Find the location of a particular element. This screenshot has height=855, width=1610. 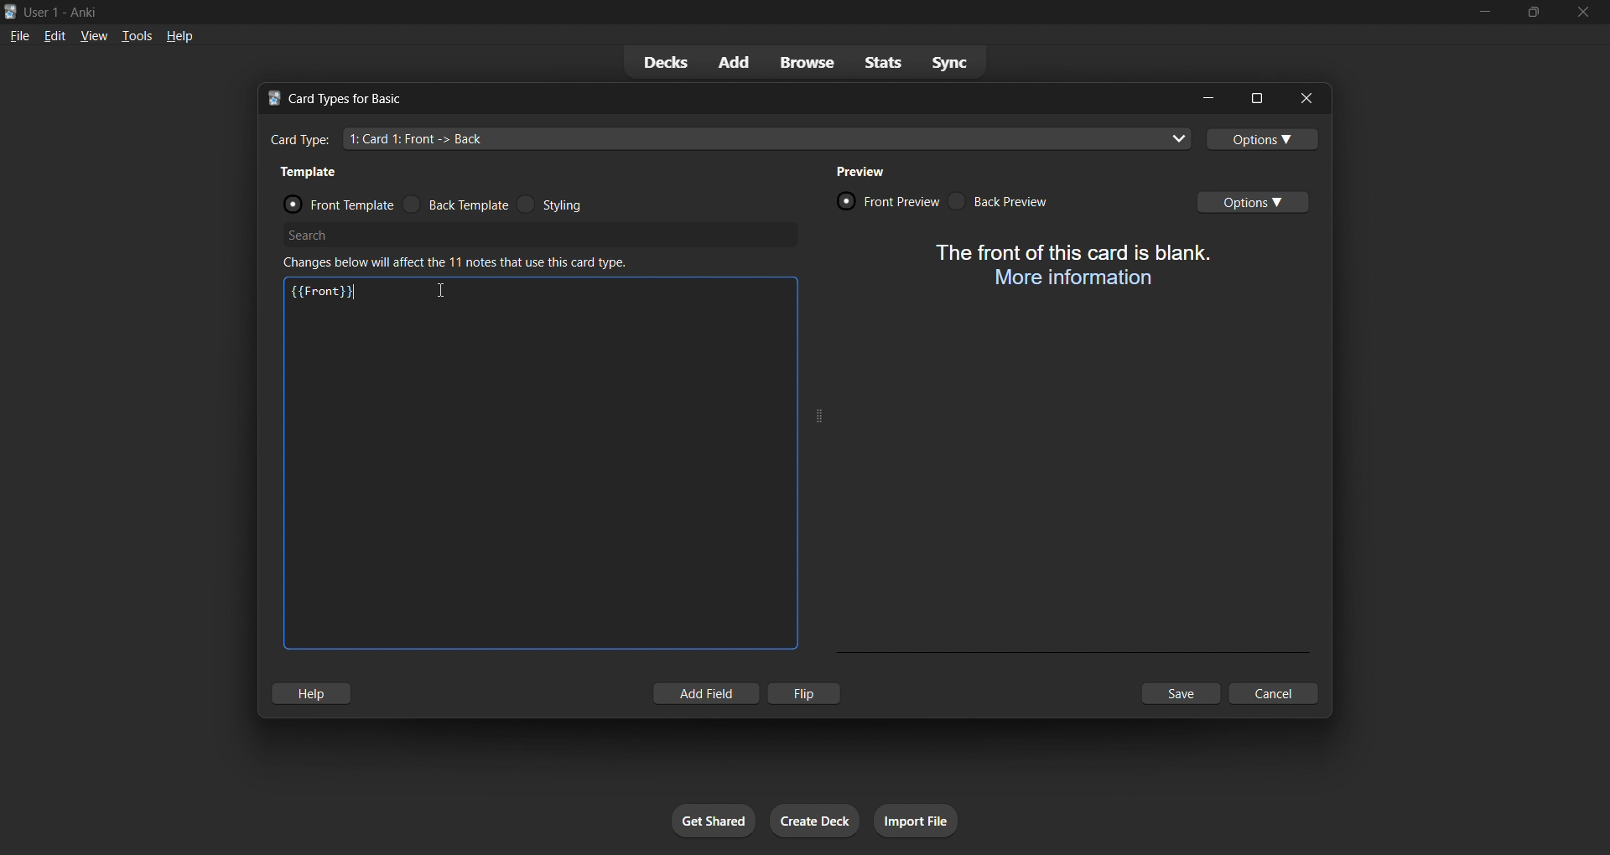

search bar is located at coordinates (543, 233).